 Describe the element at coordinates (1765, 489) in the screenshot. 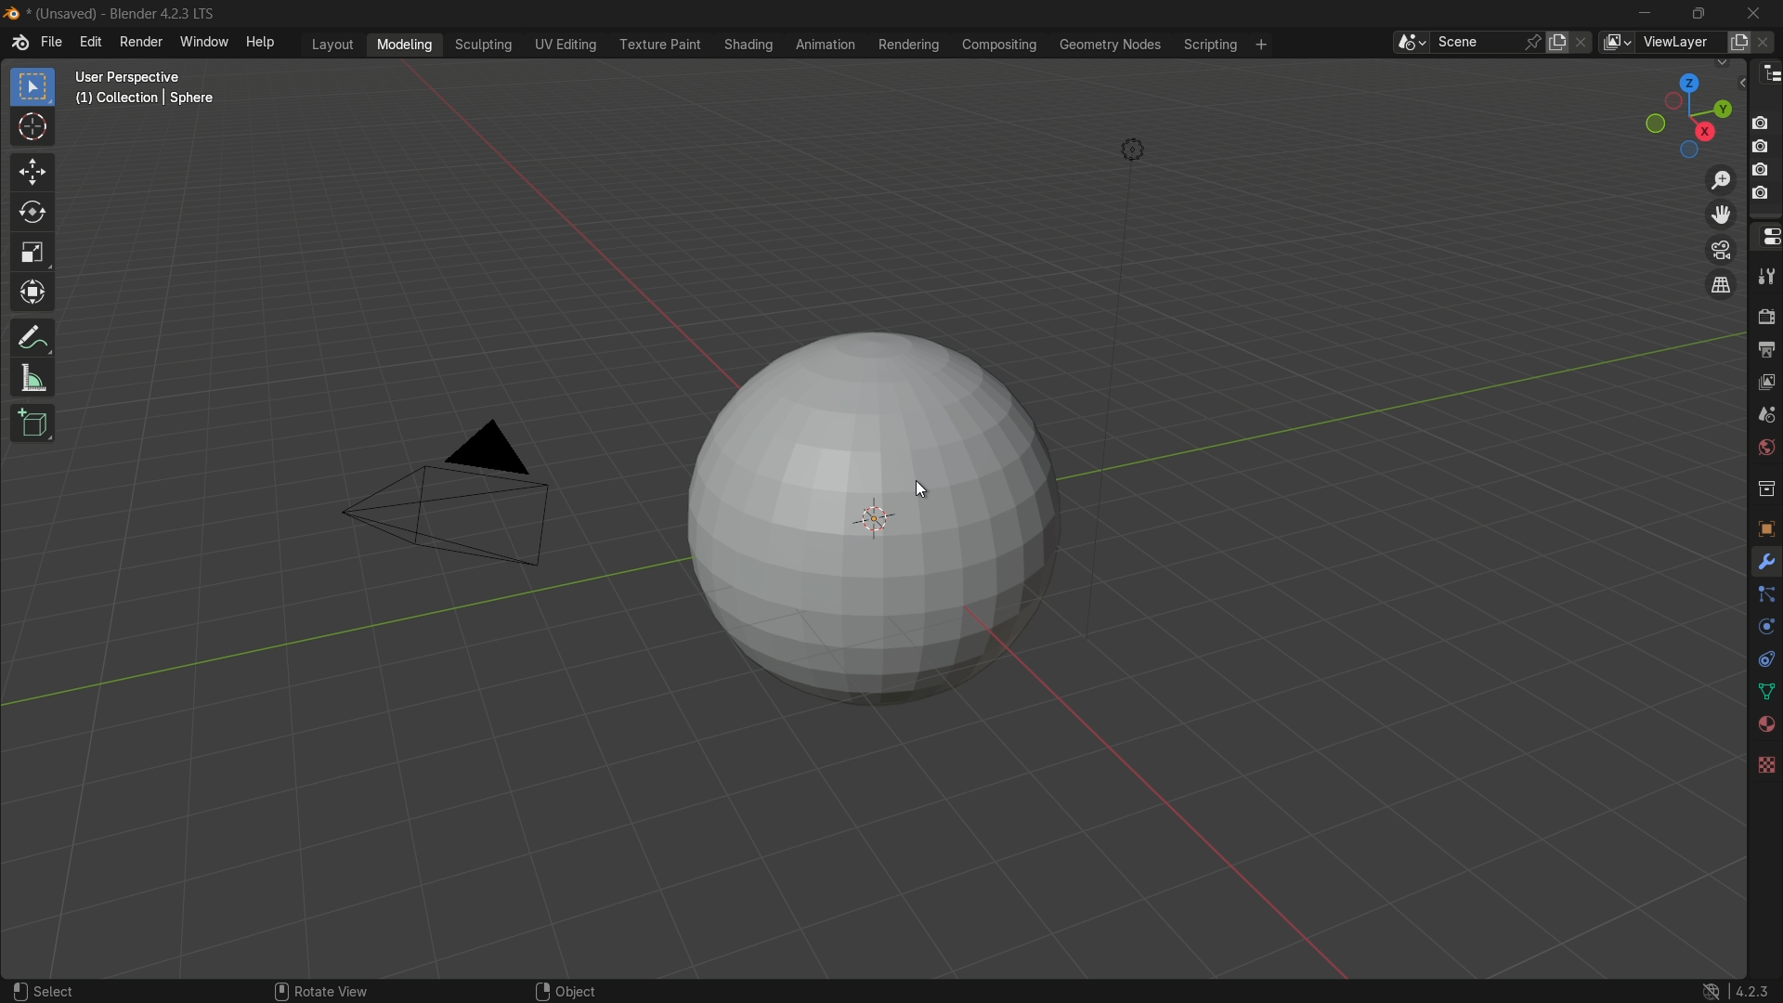

I see `collections` at that location.